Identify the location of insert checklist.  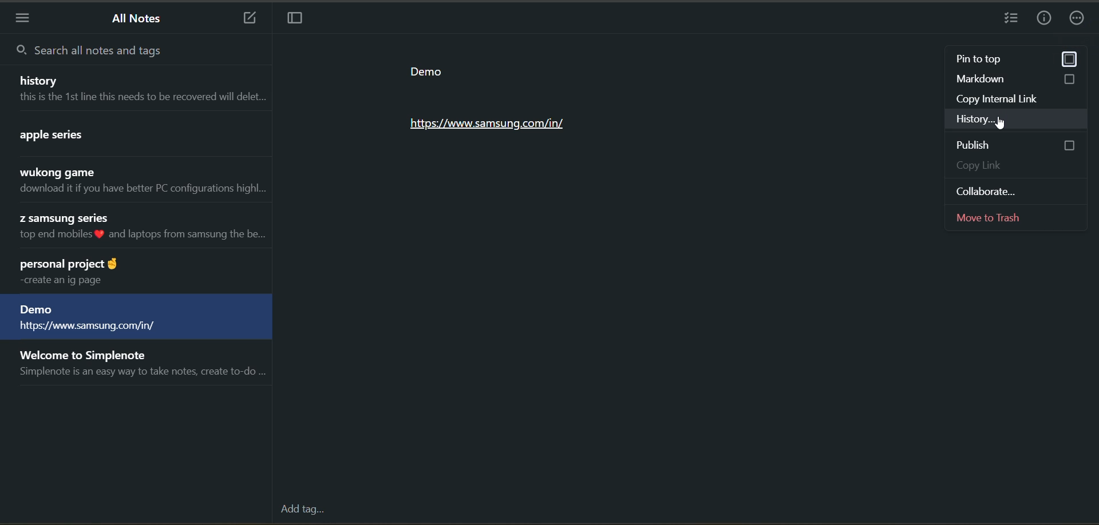
(1013, 19).